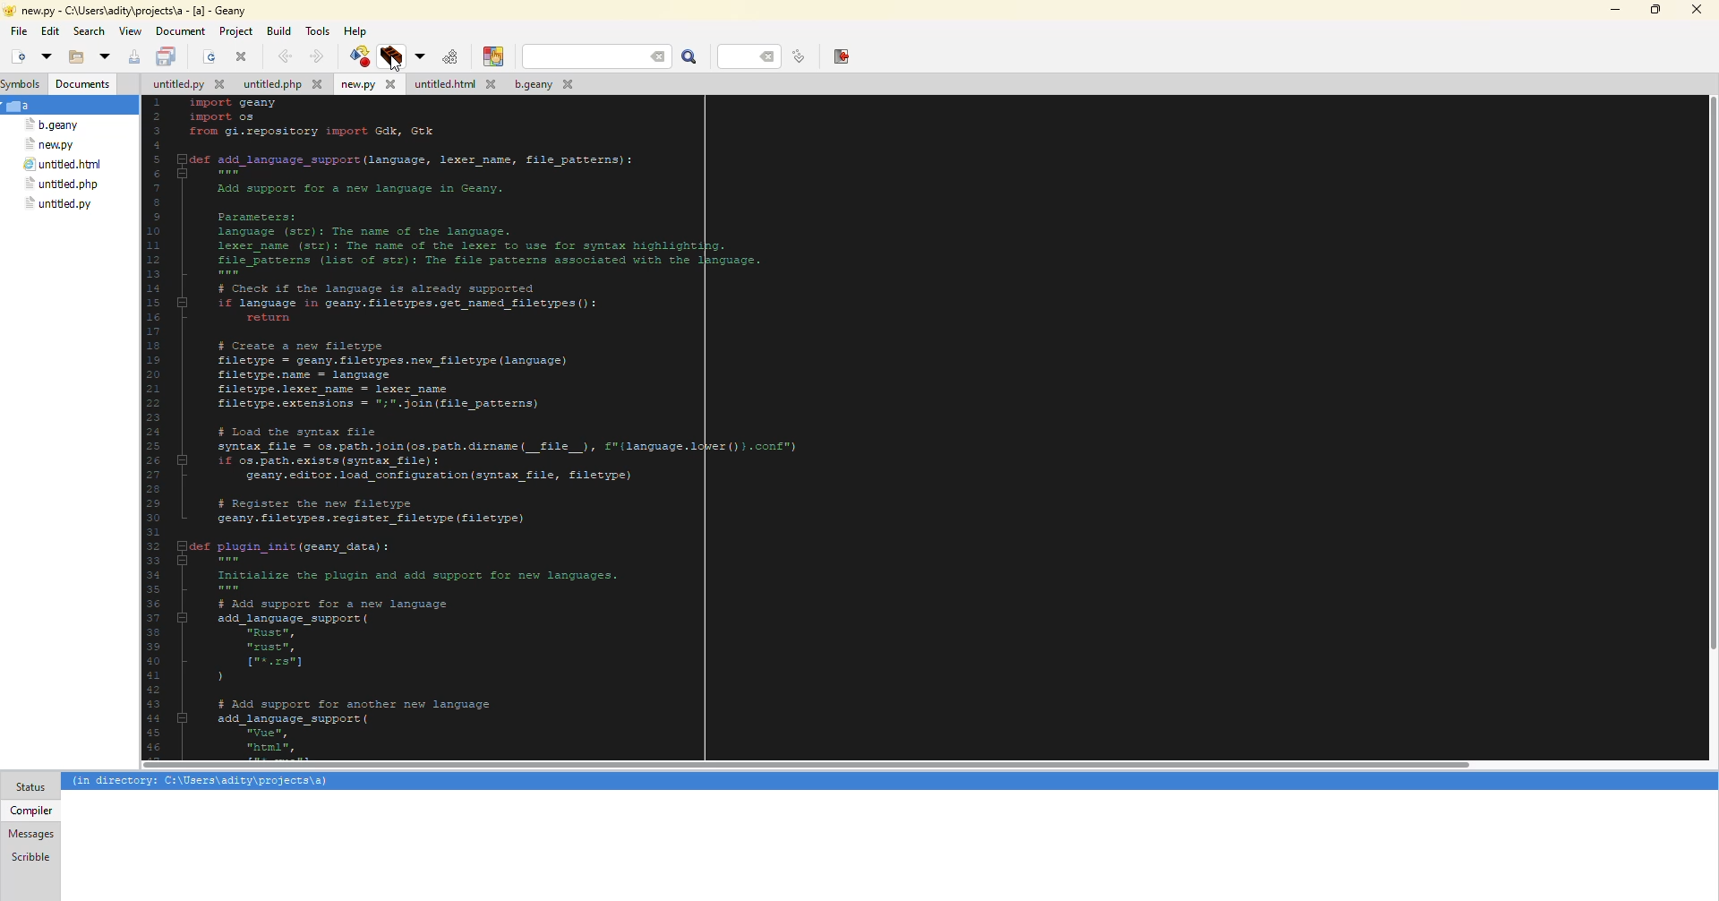 This screenshot has width=1719, height=901. Describe the element at coordinates (102, 56) in the screenshot. I see `open` at that location.